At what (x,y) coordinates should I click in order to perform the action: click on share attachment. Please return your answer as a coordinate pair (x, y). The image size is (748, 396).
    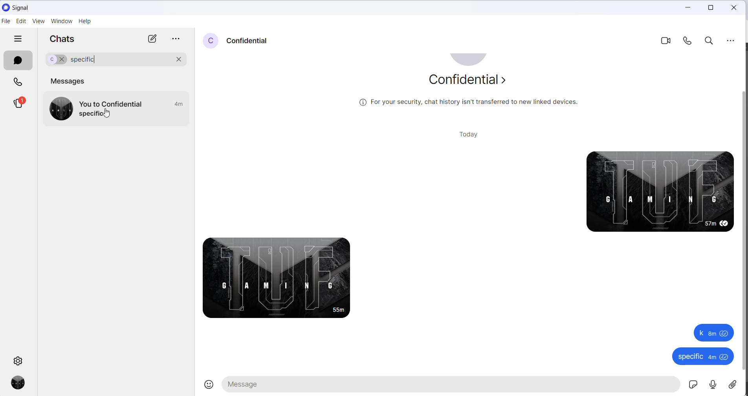
    Looking at the image, I should click on (737, 384).